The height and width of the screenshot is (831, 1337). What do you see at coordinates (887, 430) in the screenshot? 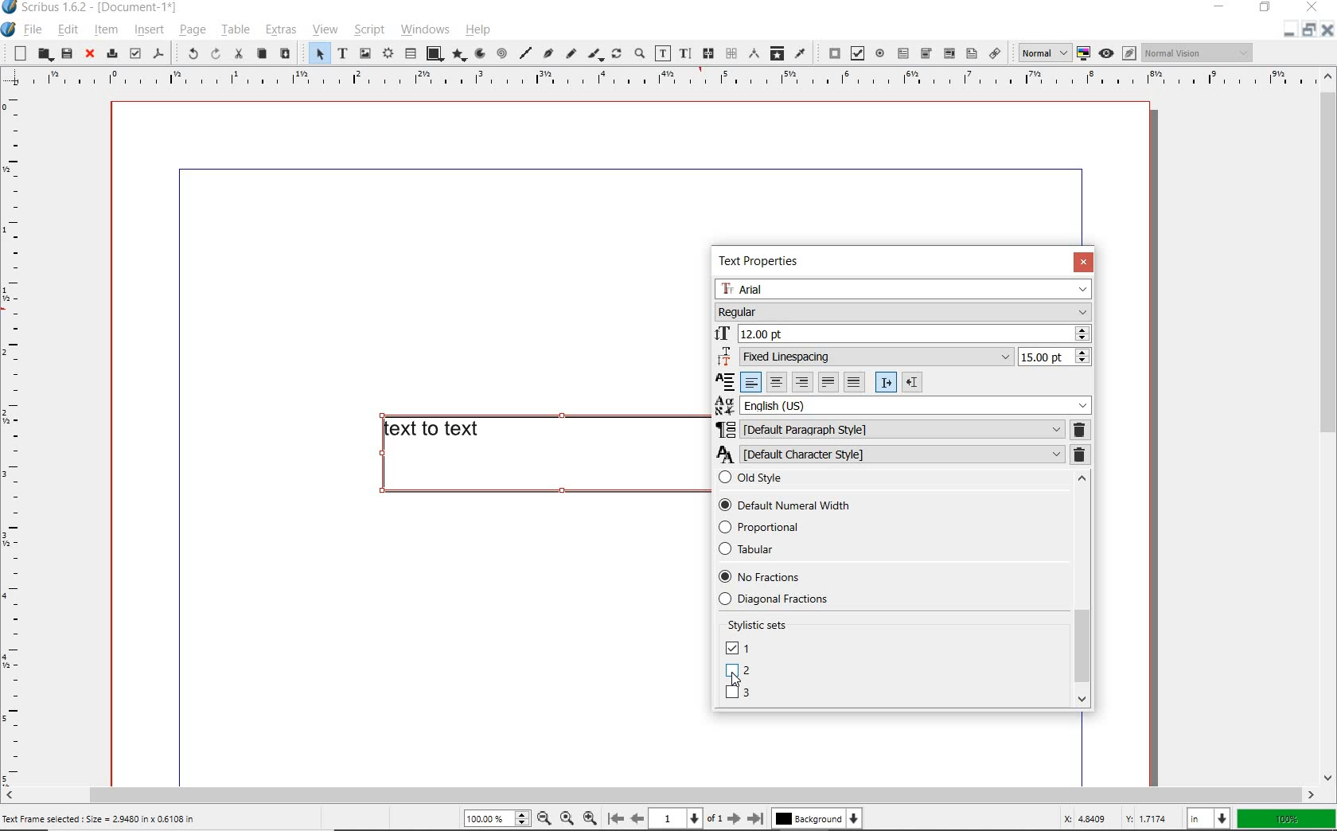
I see `DEFAULT PARAGRAPH STYLE` at bounding box center [887, 430].